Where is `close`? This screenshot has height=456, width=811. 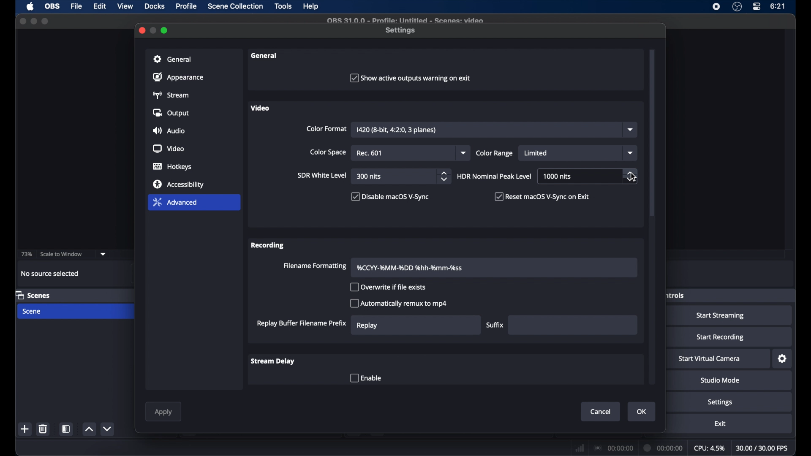
close is located at coordinates (142, 30).